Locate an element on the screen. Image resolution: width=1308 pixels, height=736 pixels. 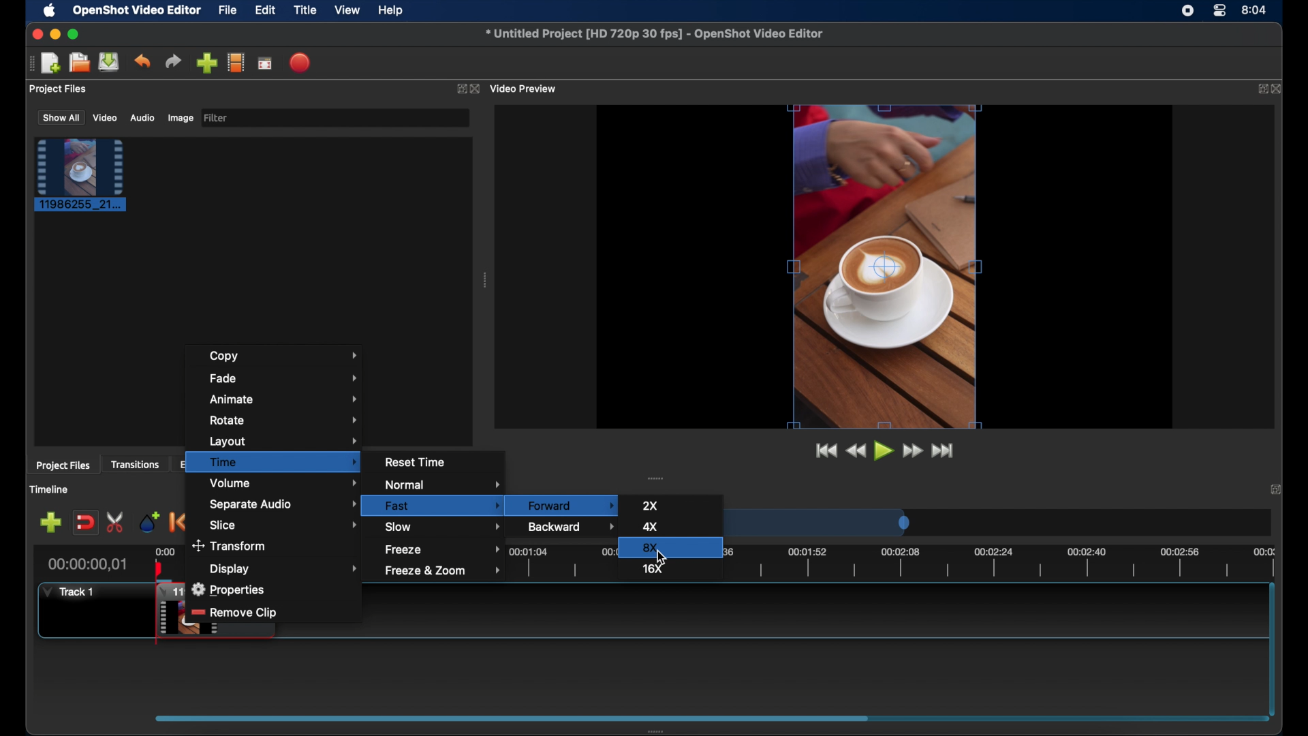
image is located at coordinates (180, 118).